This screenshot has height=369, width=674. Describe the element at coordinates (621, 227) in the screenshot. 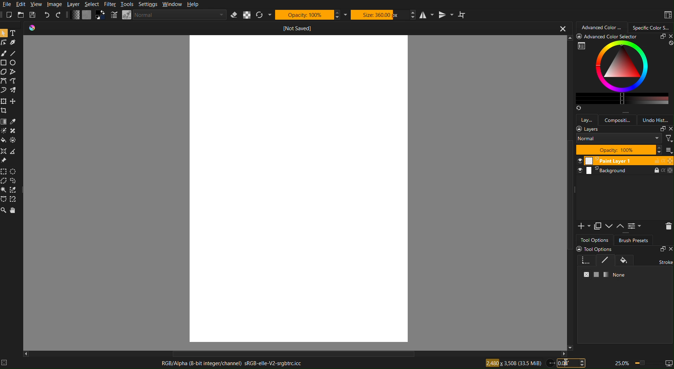

I see `Up` at that location.